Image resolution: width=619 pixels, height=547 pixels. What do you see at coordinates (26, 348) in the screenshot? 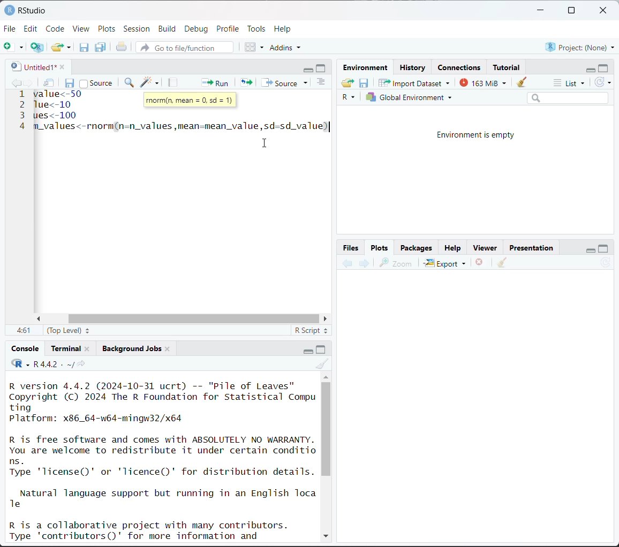
I see `Console` at bounding box center [26, 348].